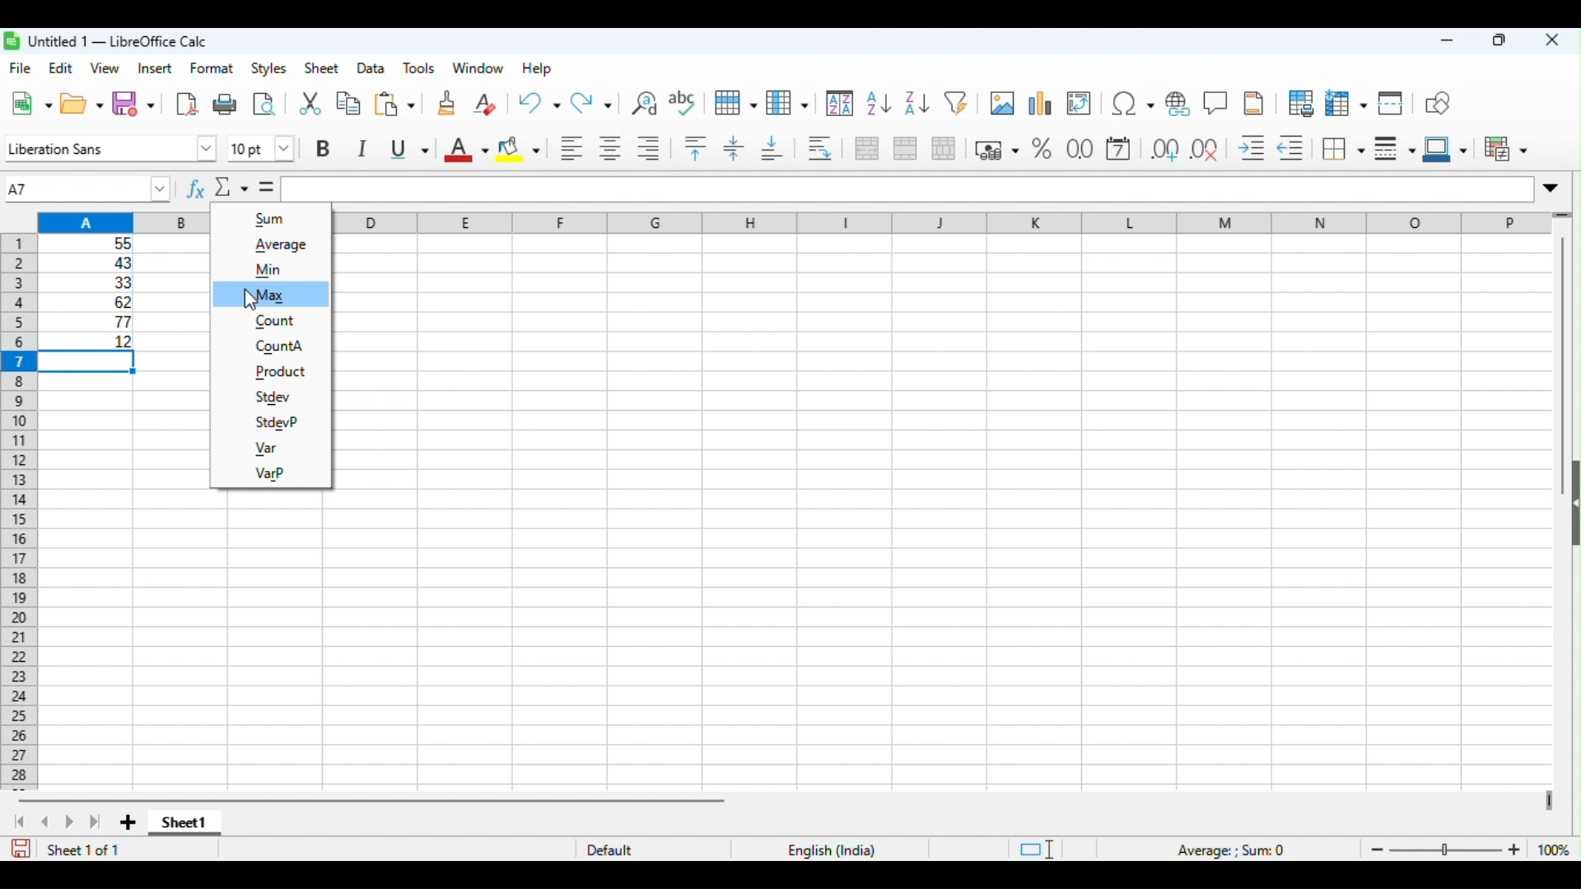 The height and width of the screenshot is (889, 1581). What do you see at coordinates (275, 423) in the screenshot?
I see `StdevP` at bounding box center [275, 423].